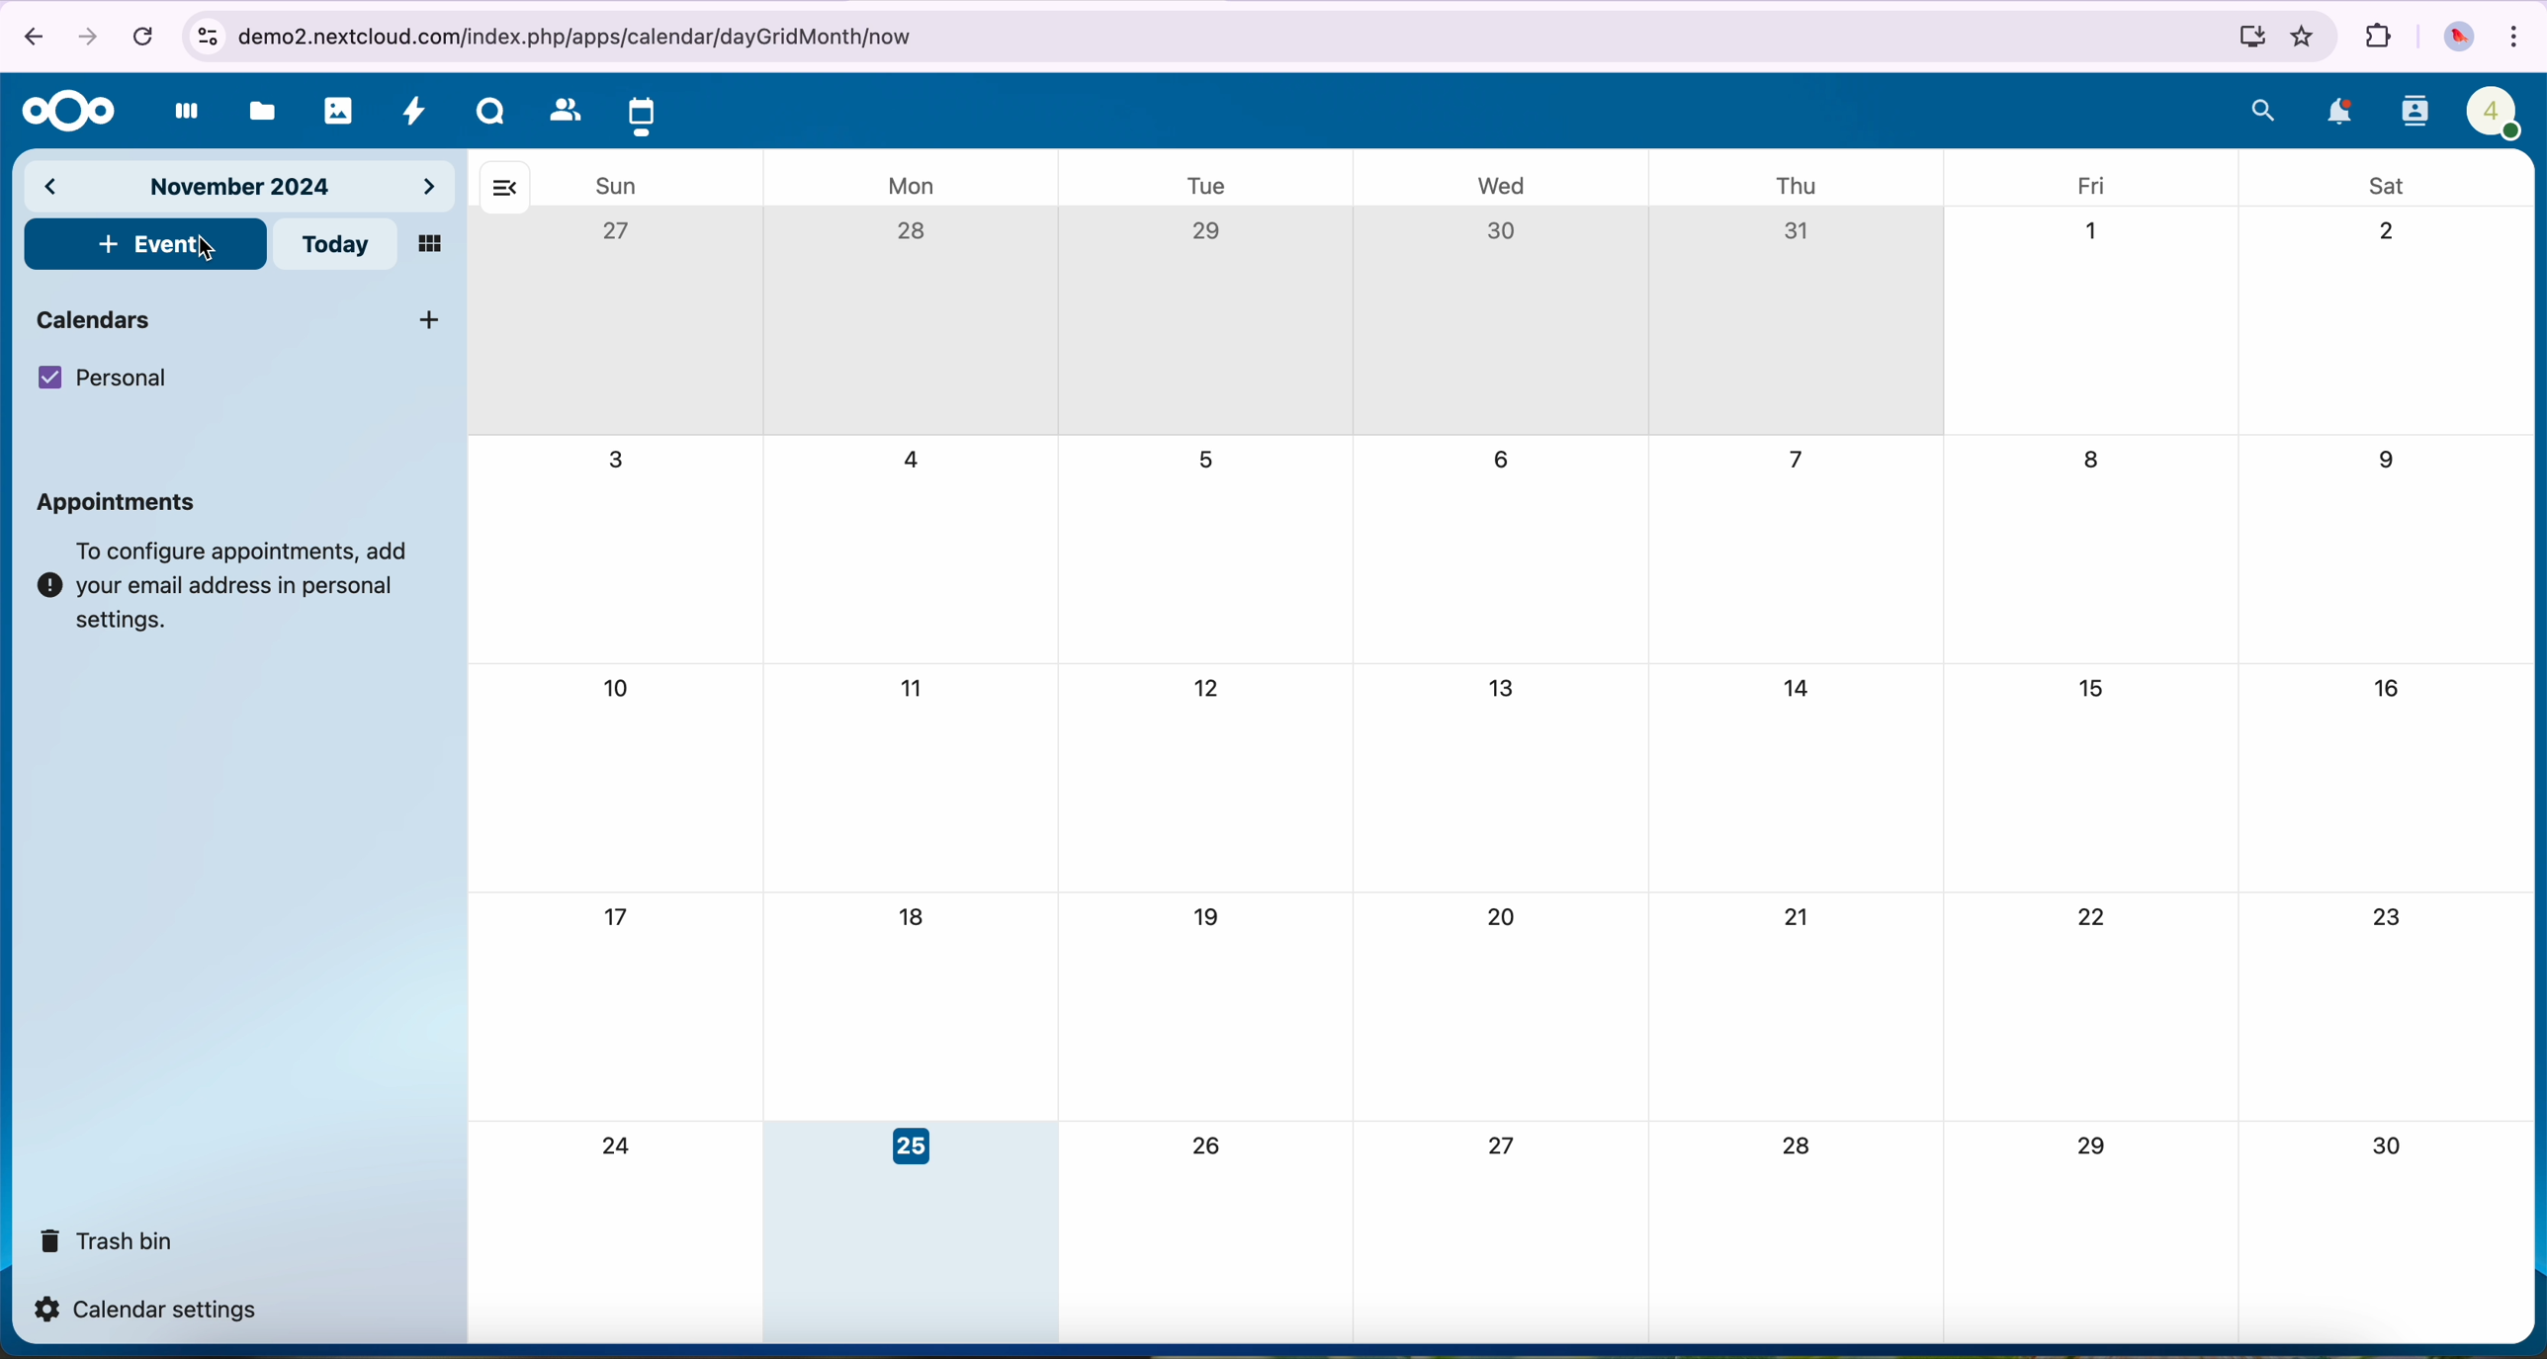 The width and height of the screenshot is (2547, 1359). Describe the element at coordinates (642, 113) in the screenshot. I see `click on calendar` at that location.